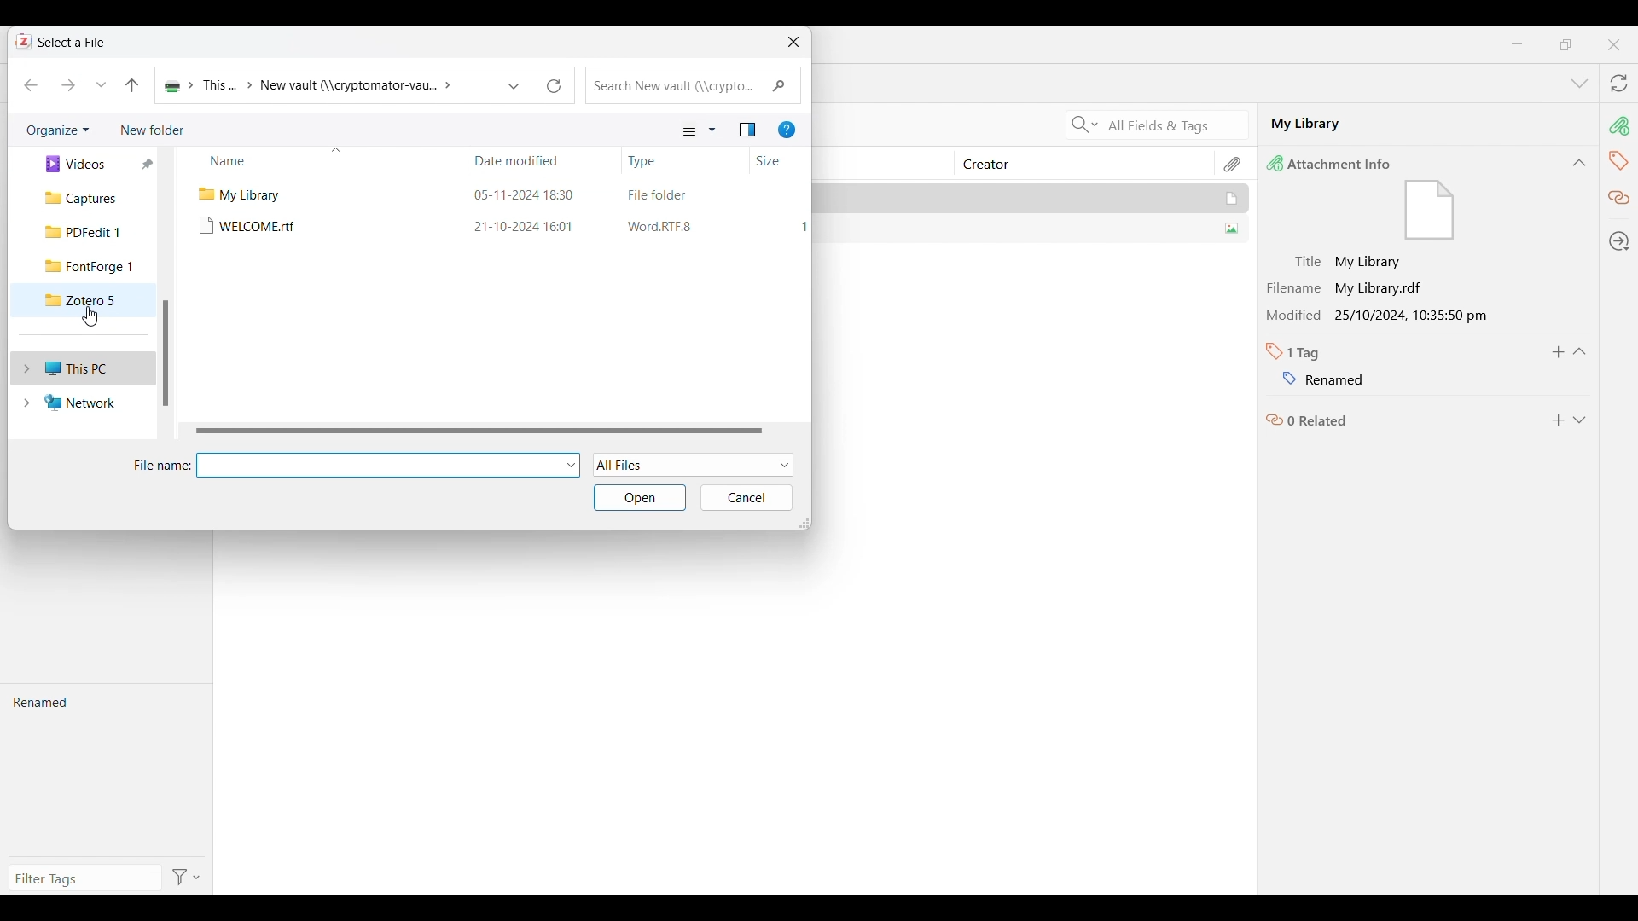 The width and height of the screenshot is (1638, 921). Describe the element at coordinates (375, 465) in the screenshot. I see `Type in file name` at that location.